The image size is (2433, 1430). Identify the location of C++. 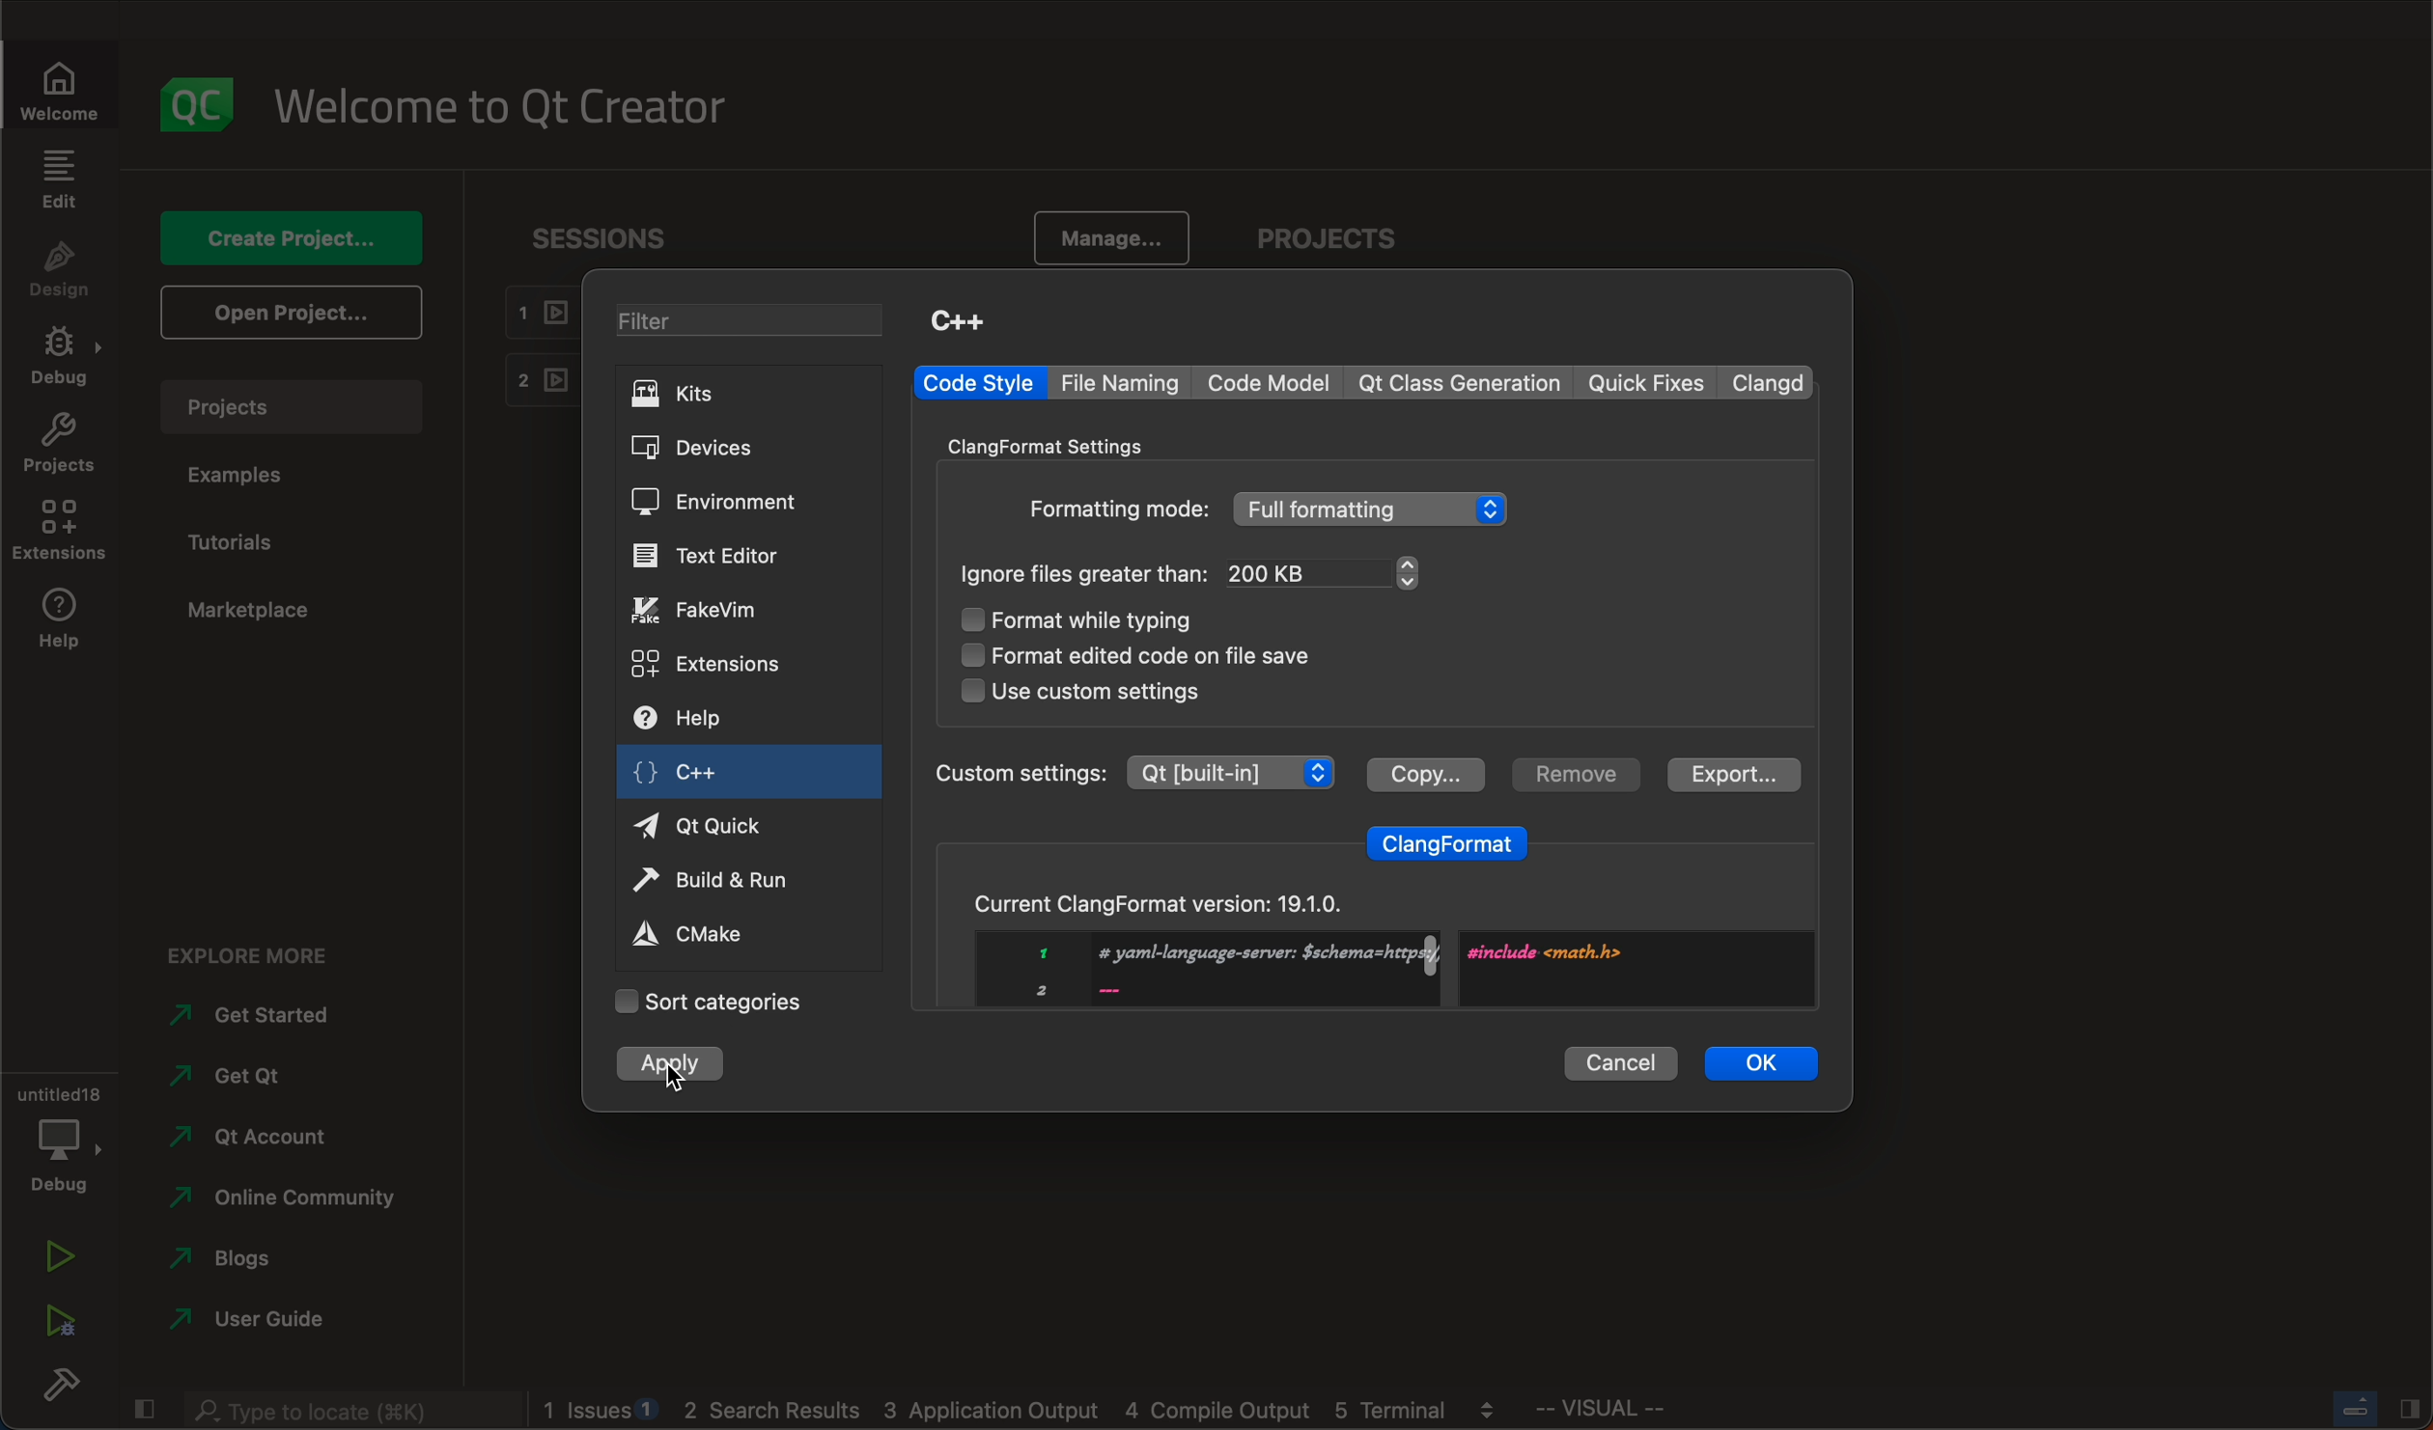
(957, 319).